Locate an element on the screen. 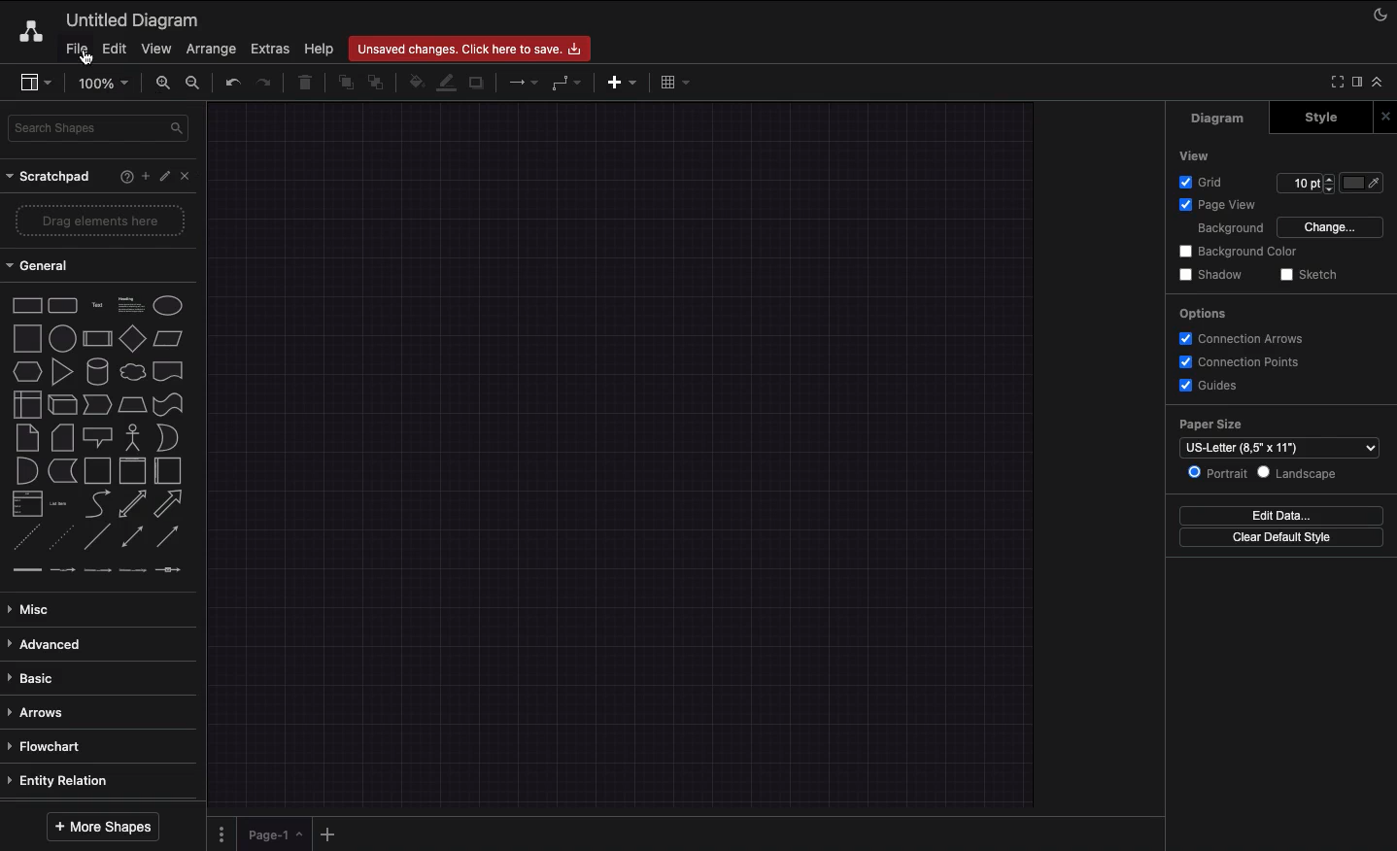  Directional connector is located at coordinates (171, 537).